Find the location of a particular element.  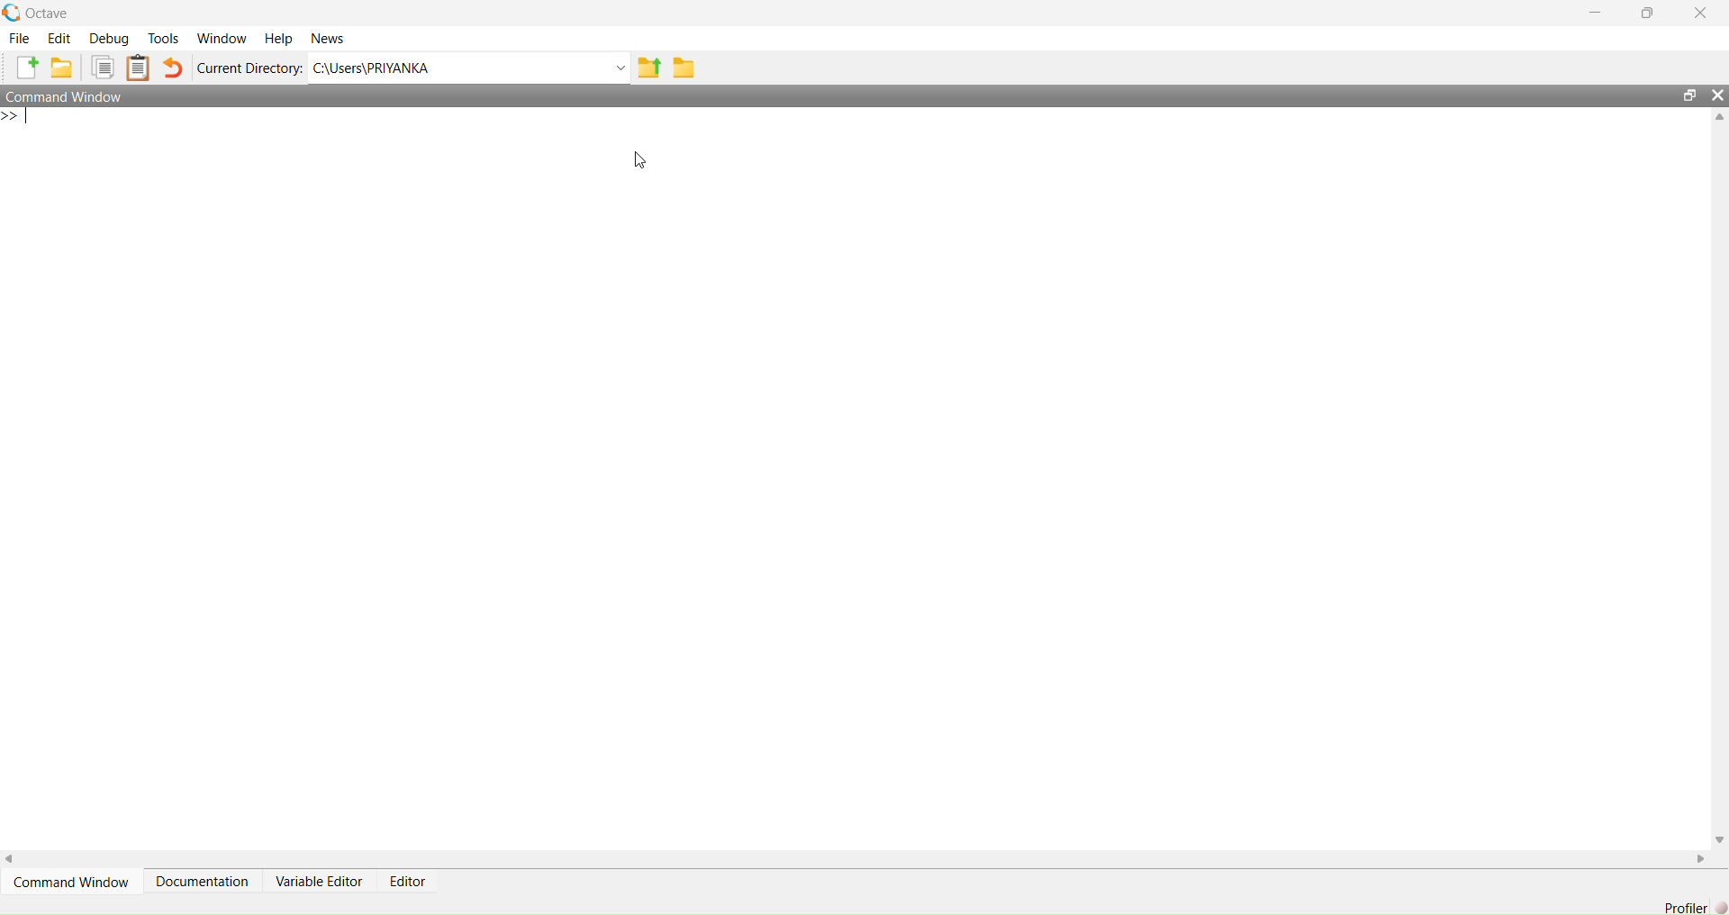

Edit is located at coordinates (59, 38).